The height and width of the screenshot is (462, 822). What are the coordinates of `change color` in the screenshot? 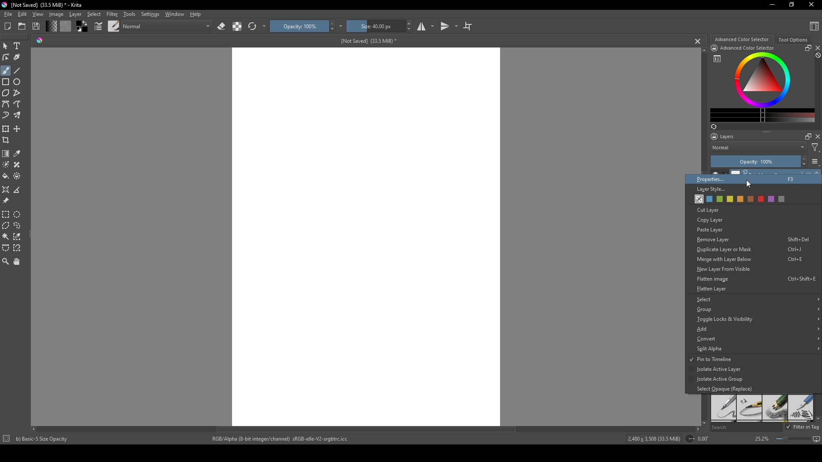 It's located at (762, 115).